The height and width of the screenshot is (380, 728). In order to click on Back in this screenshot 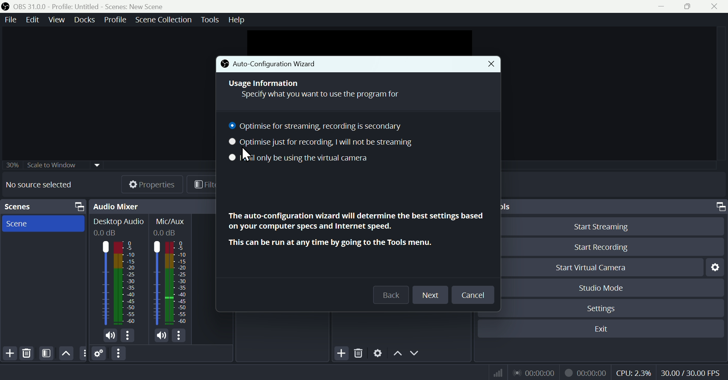, I will do `click(391, 295)`.